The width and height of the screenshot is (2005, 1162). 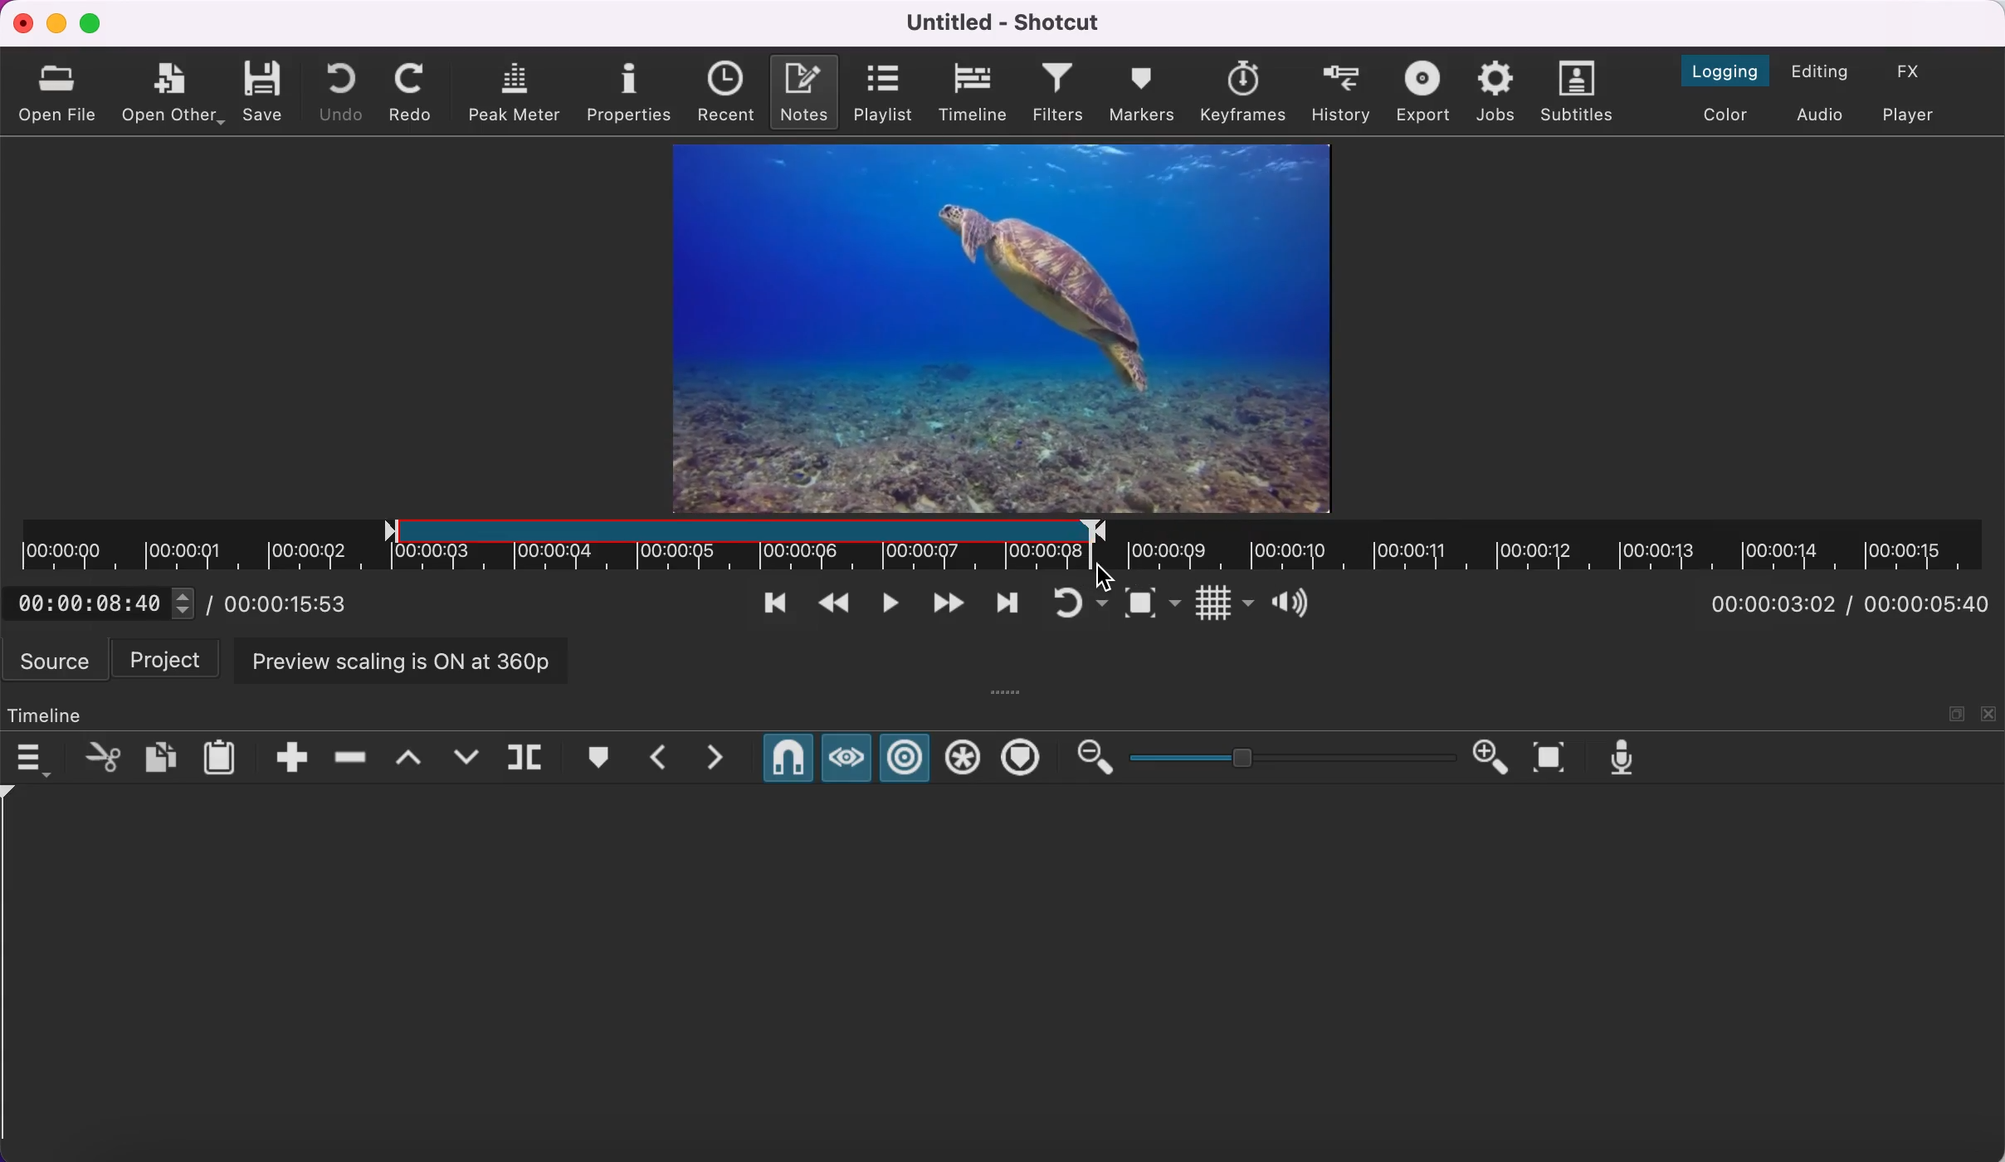 What do you see at coordinates (193, 544) in the screenshot?
I see `unclipped region of timeline` at bounding box center [193, 544].